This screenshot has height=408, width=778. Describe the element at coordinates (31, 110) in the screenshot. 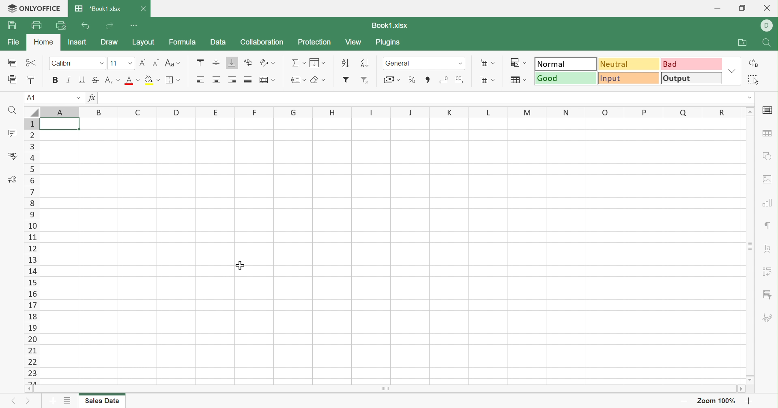

I see `Select all rows and colums` at that location.